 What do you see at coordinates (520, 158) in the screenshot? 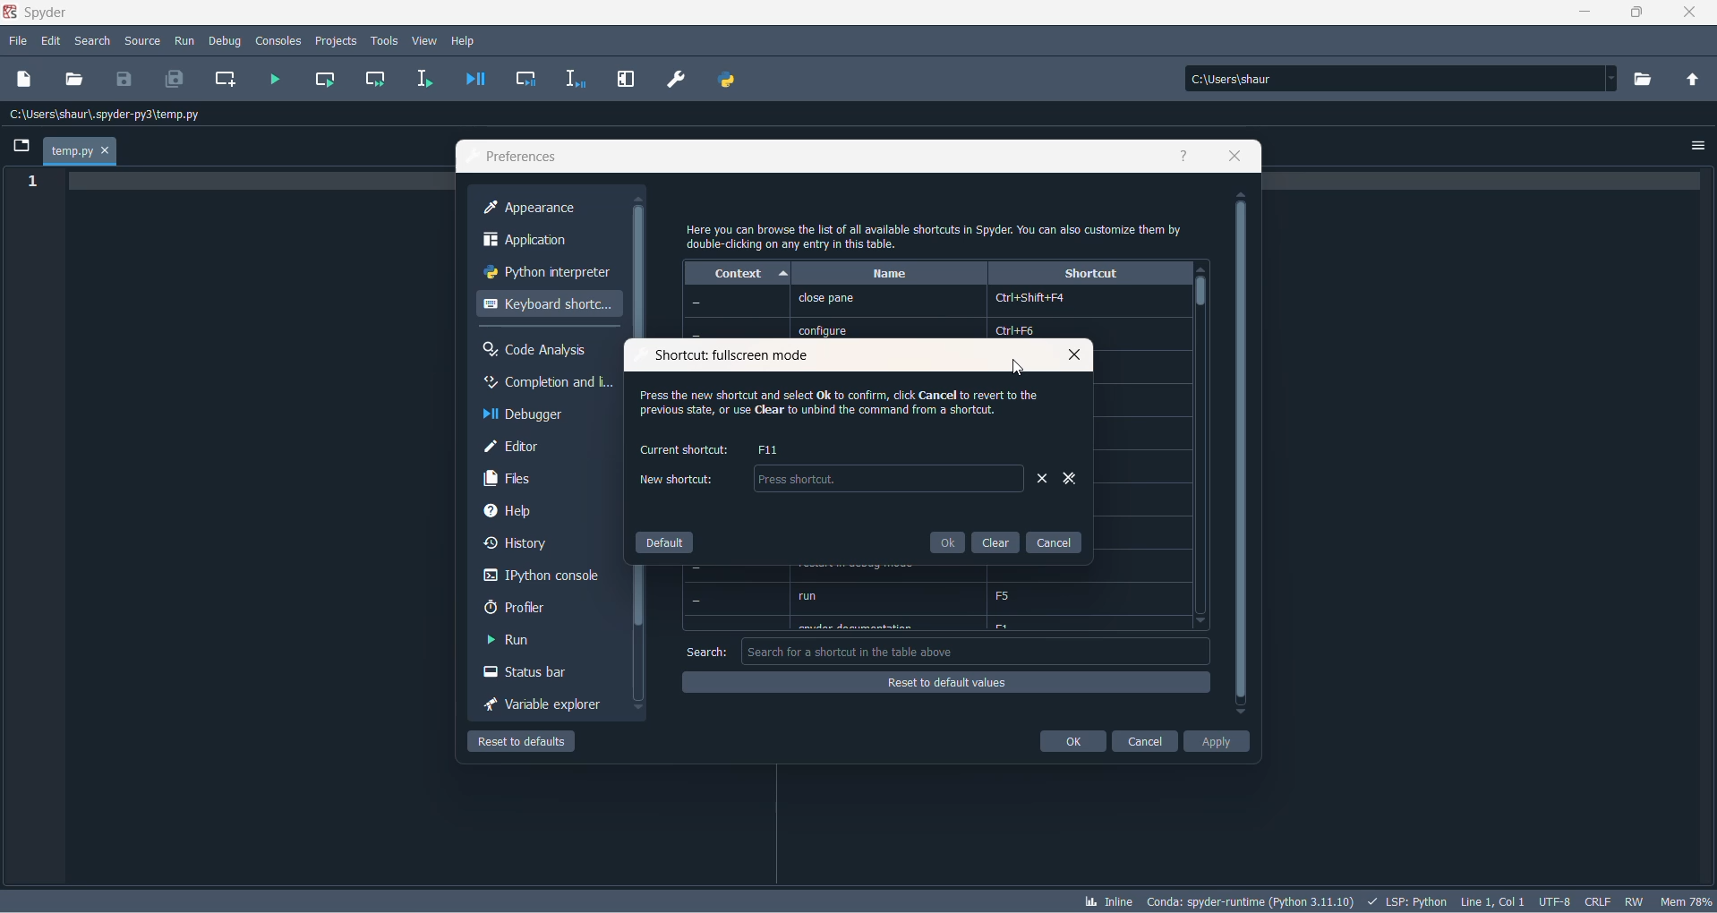
I see `preferences text` at bounding box center [520, 158].